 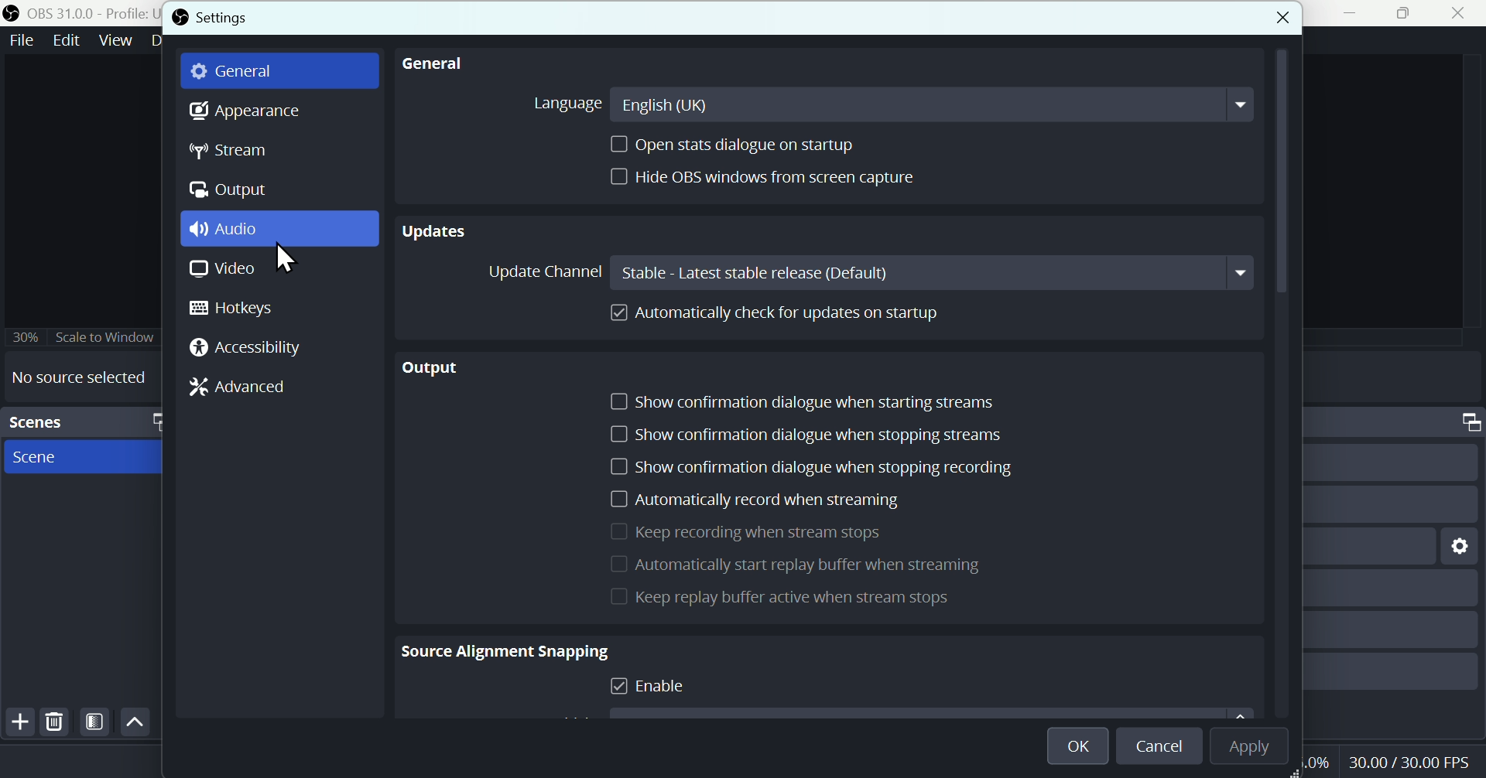 What do you see at coordinates (228, 193) in the screenshot?
I see `Output` at bounding box center [228, 193].